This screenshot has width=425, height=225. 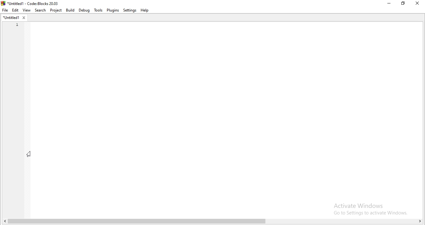 I want to click on Plugins , so click(x=113, y=10).